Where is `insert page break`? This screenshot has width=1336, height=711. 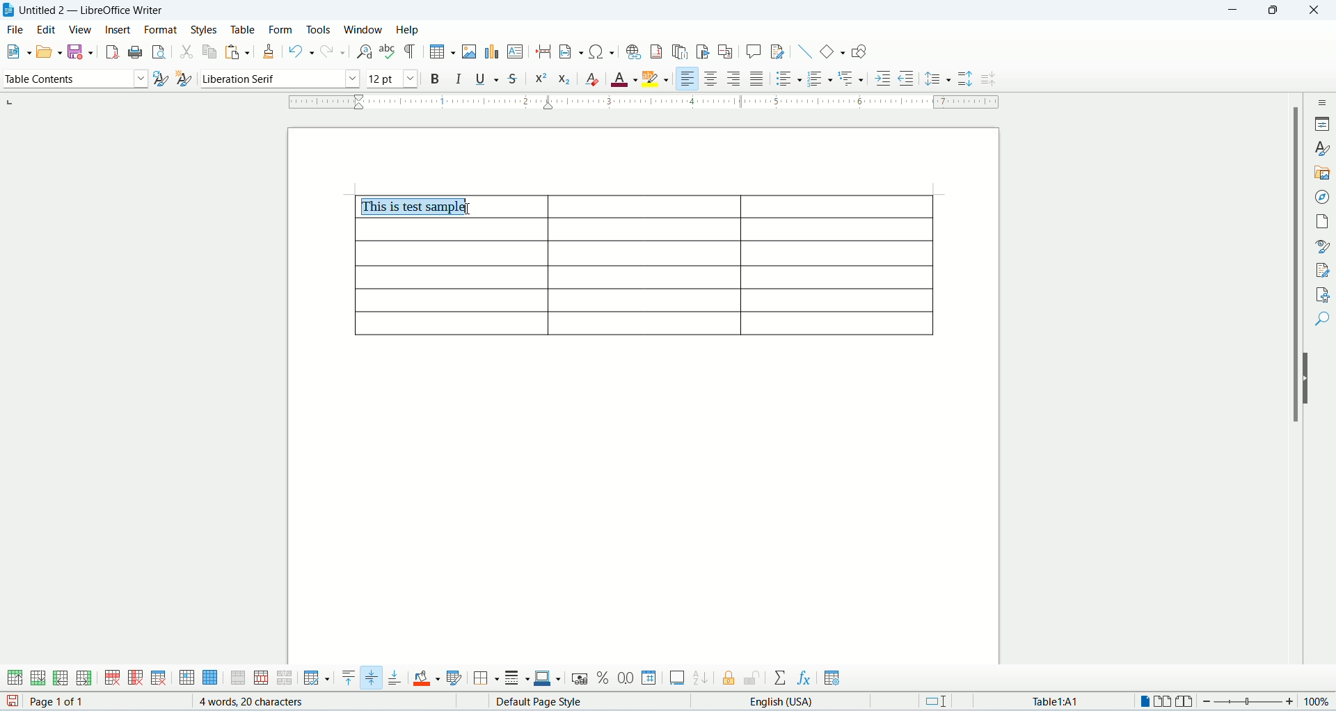
insert page break is located at coordinates (544, 51).